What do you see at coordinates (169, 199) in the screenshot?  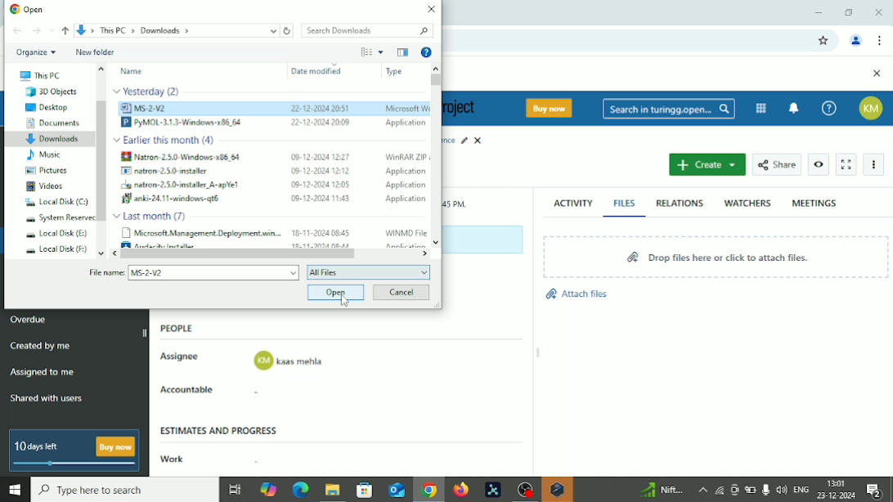 I see `f anki-24.11-windows-qt6` at bounding box center [169, 199].